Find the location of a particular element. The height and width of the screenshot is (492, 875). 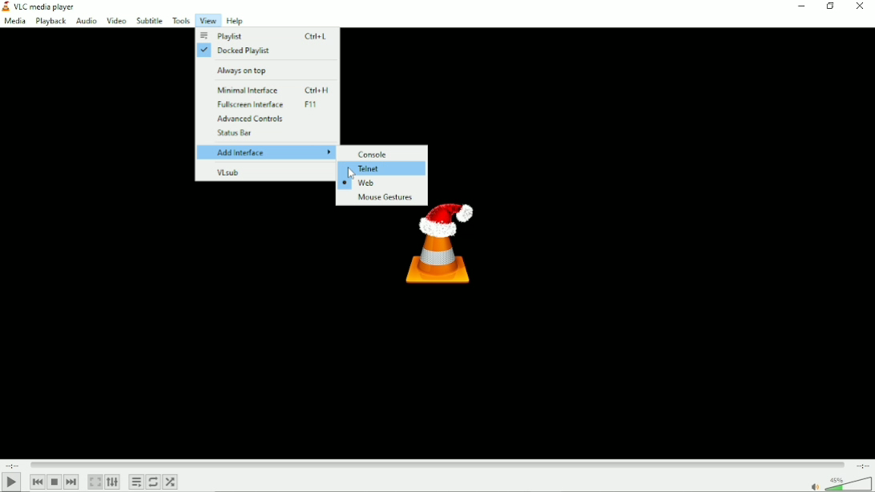

Toggle between loop all, loop one and no loop is located at coordinates (153, 482).